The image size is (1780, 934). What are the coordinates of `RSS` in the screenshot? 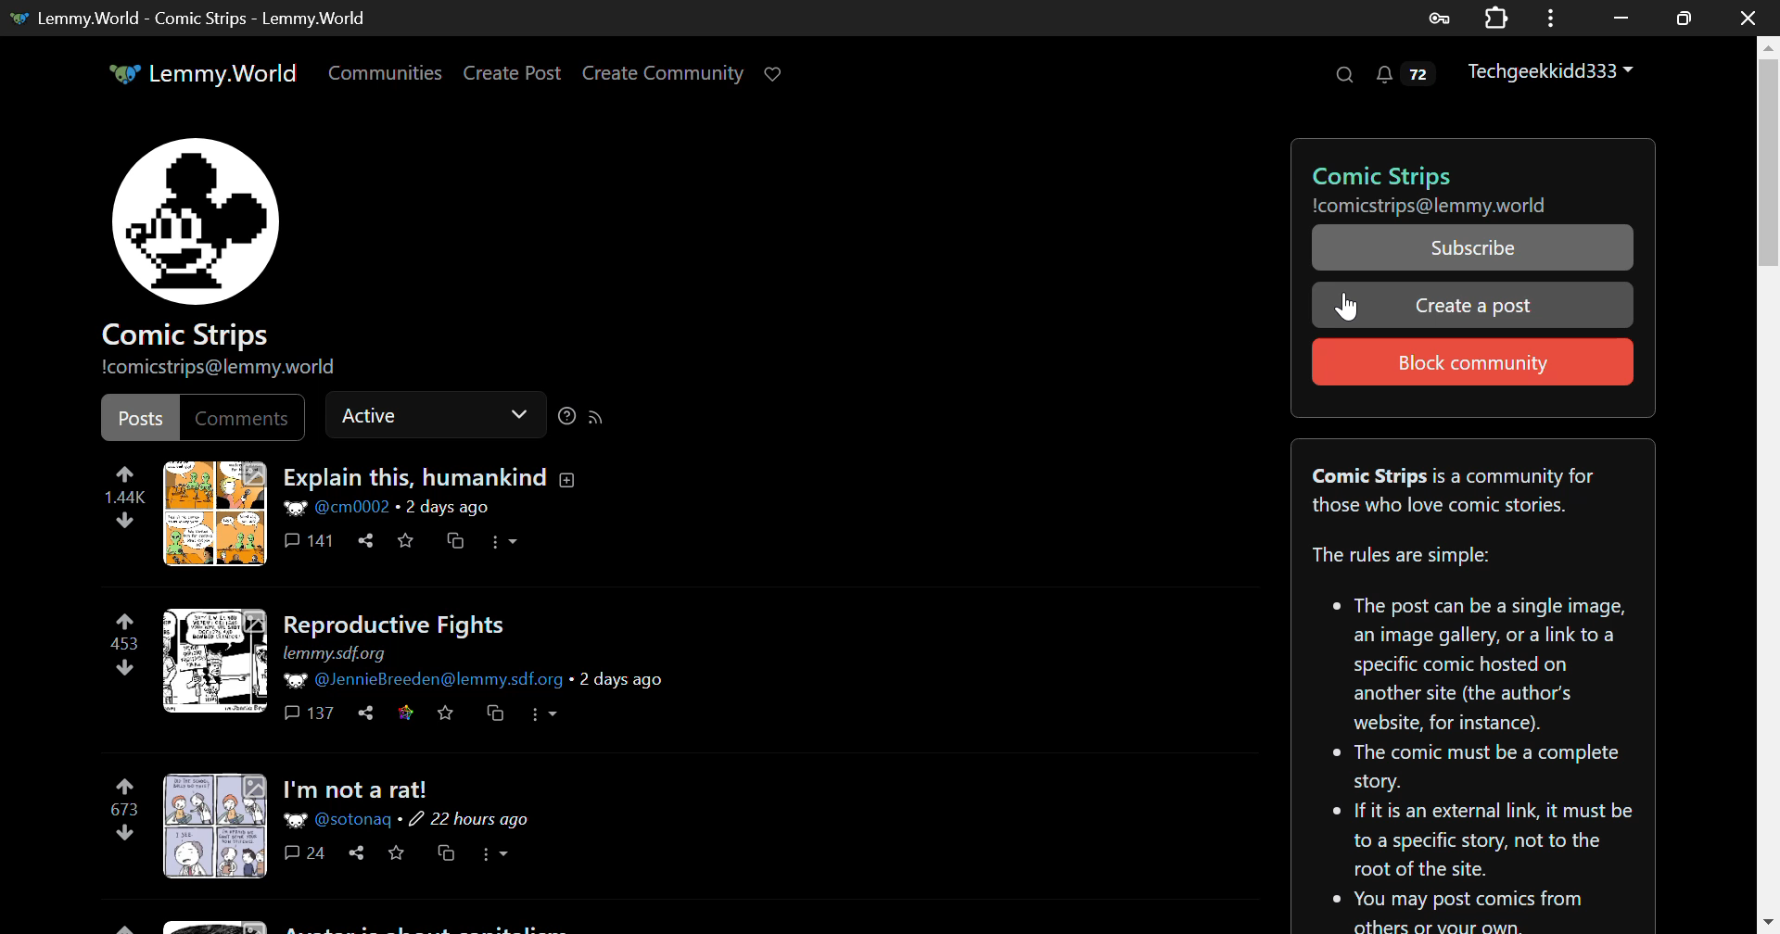 It's located at (595, 416).